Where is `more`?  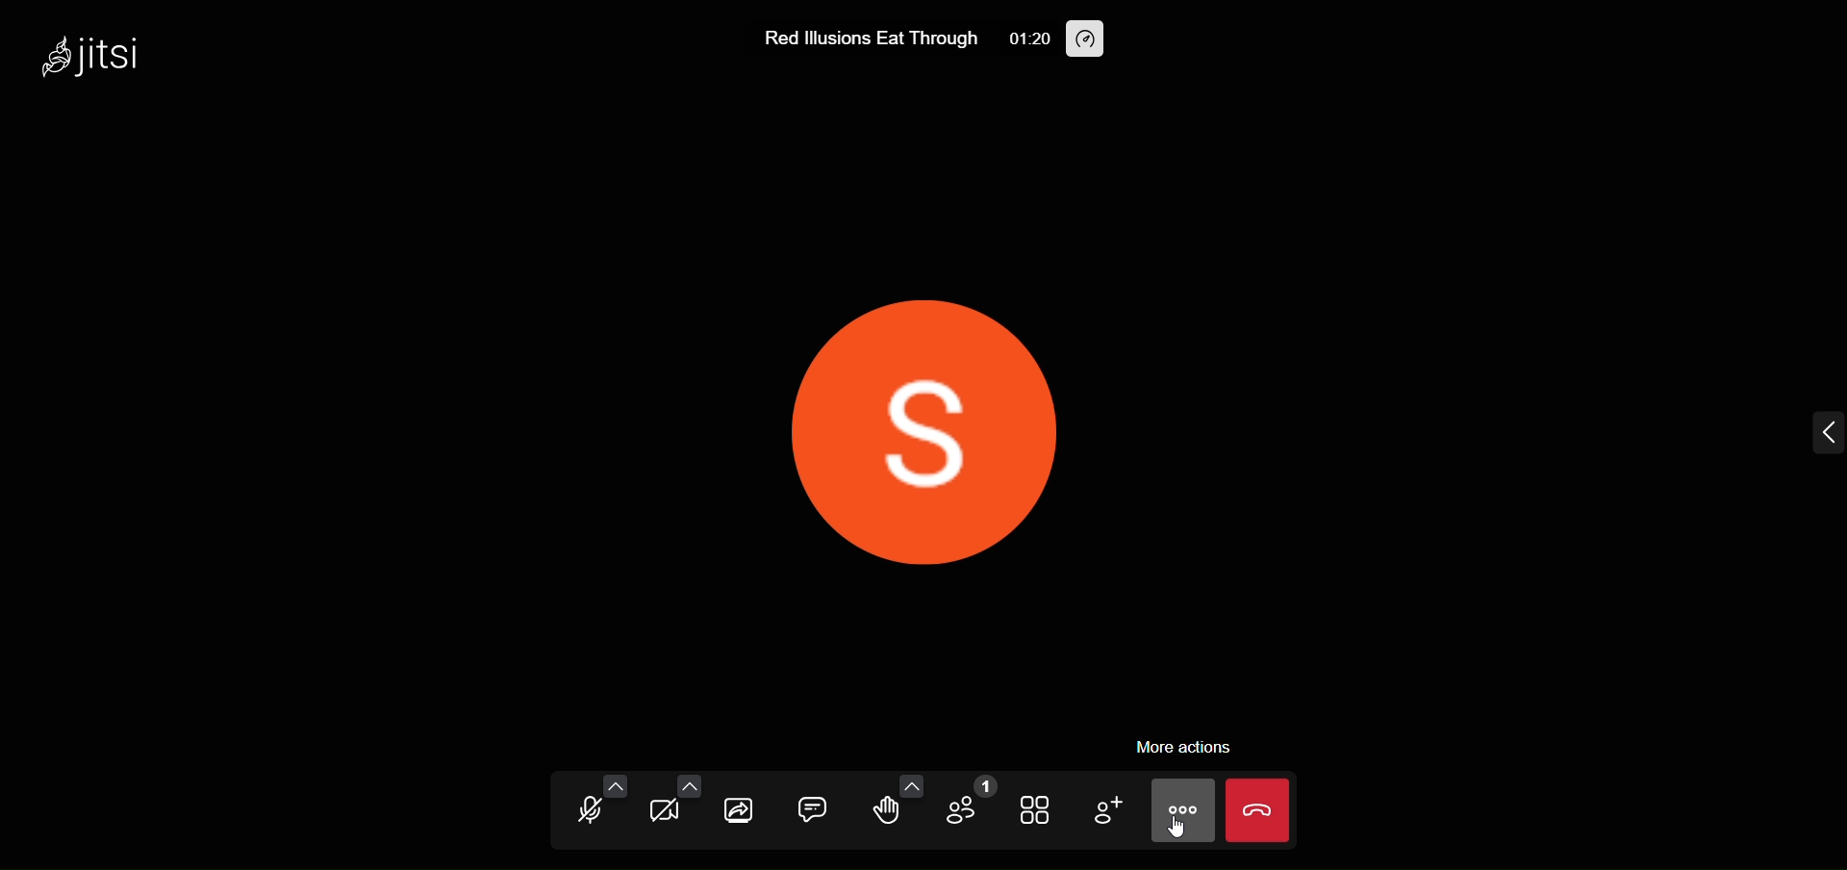 more is located at coordinates (1179, 811).